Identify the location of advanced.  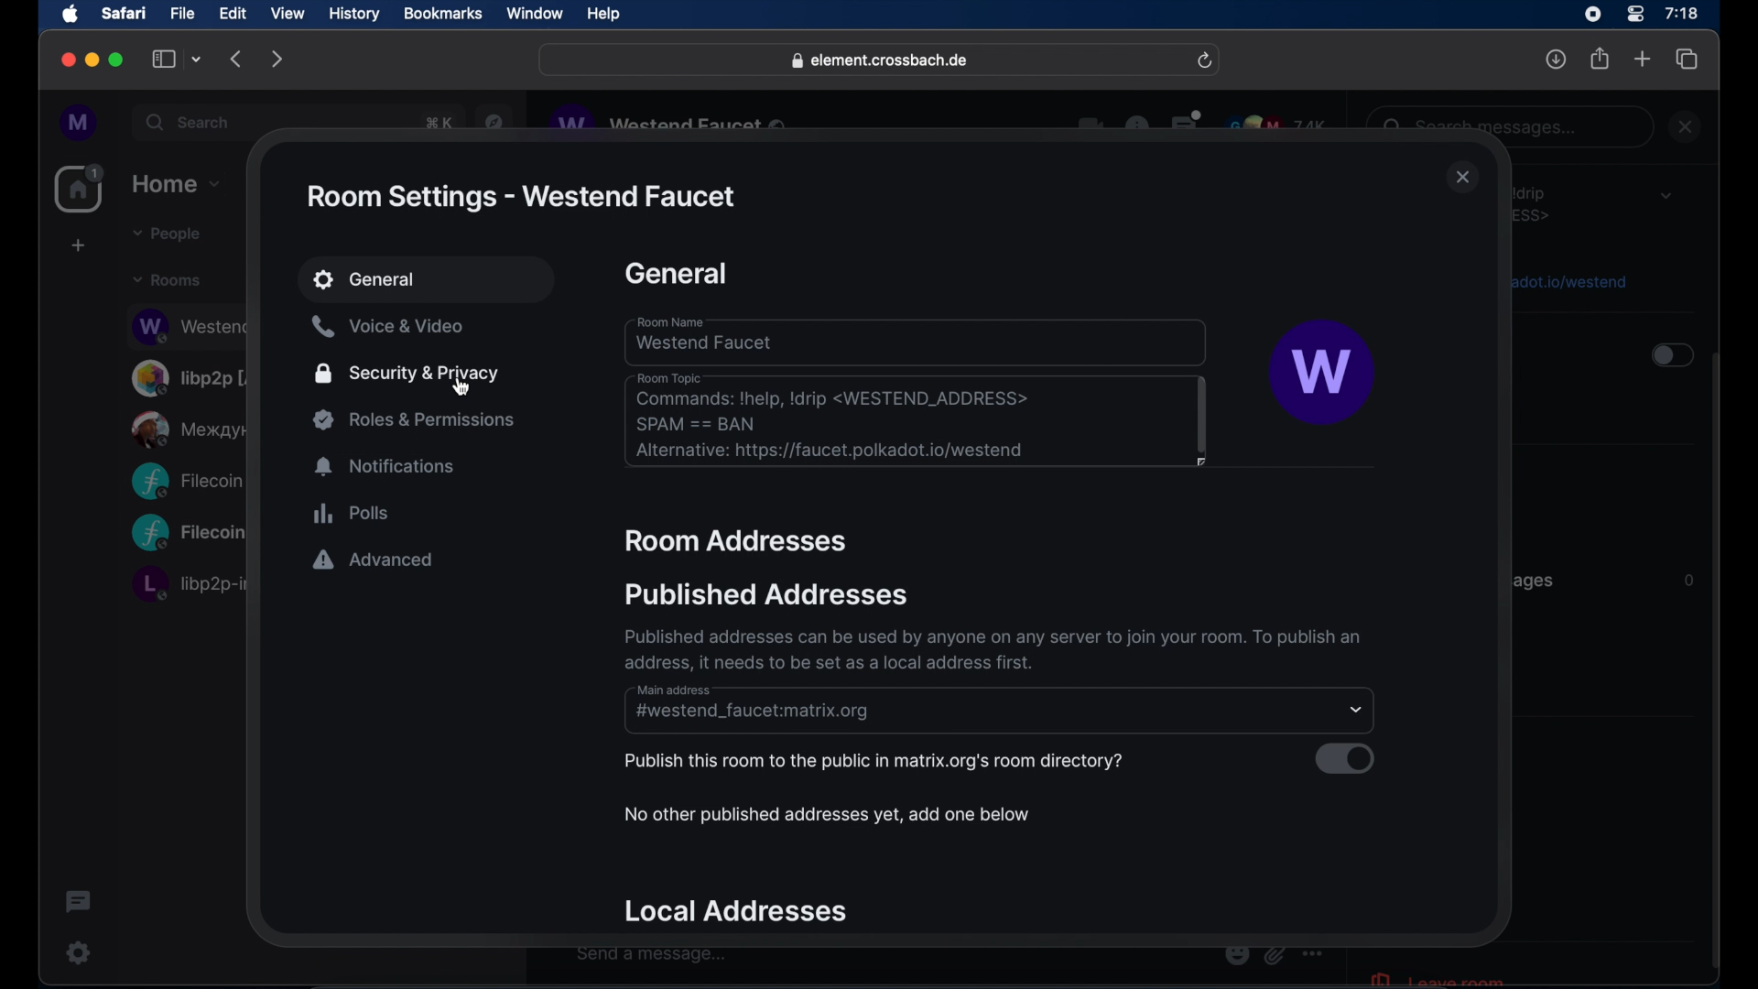
(374, 561).